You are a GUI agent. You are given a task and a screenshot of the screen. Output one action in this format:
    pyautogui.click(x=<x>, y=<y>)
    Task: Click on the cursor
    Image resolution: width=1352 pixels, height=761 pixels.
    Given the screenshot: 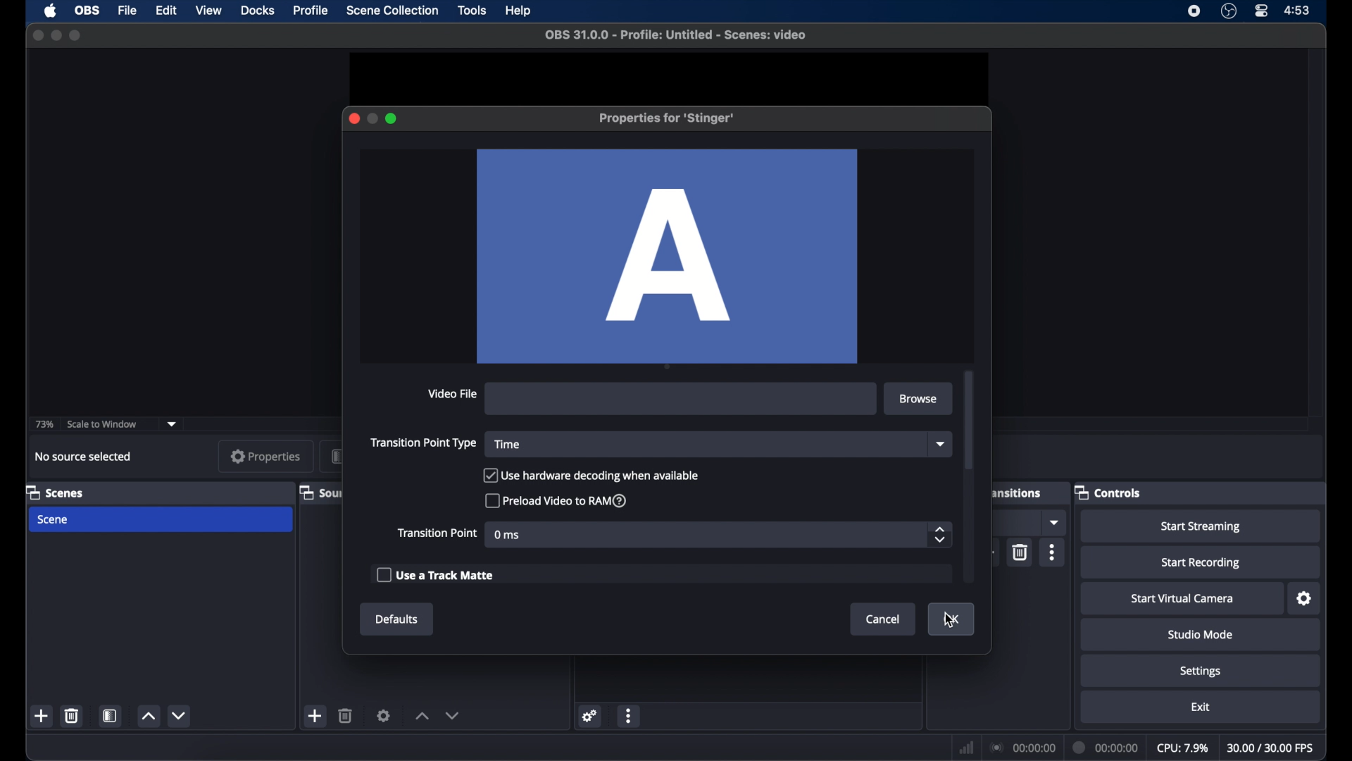 What is the action you would take?
    pyautogui.click(x=950, y=620)
    